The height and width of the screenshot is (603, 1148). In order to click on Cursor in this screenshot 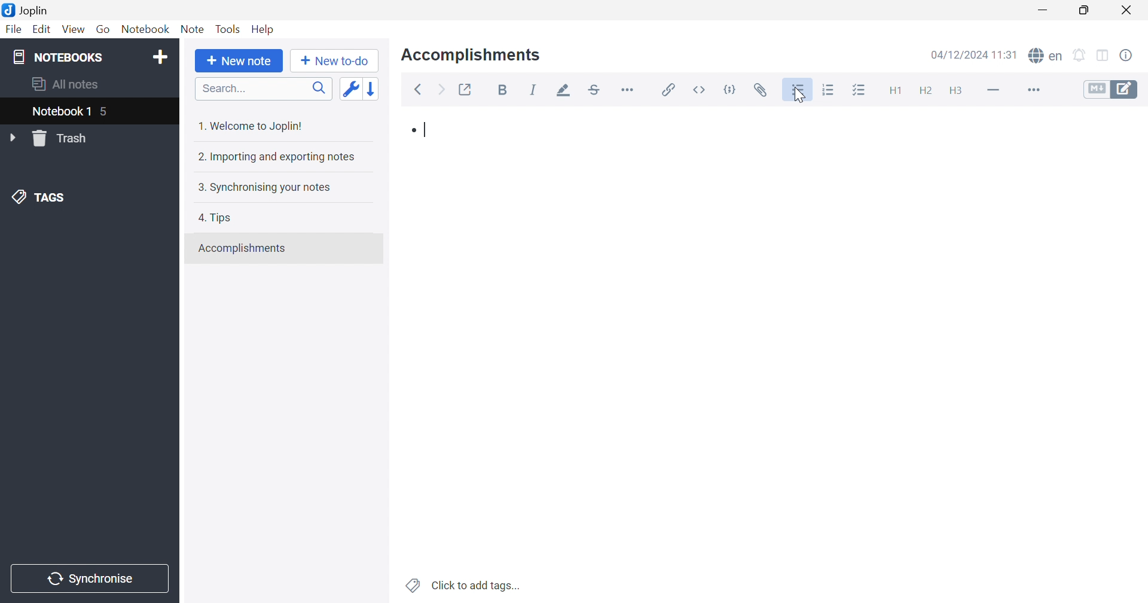, I will do `click(796, 96)`.